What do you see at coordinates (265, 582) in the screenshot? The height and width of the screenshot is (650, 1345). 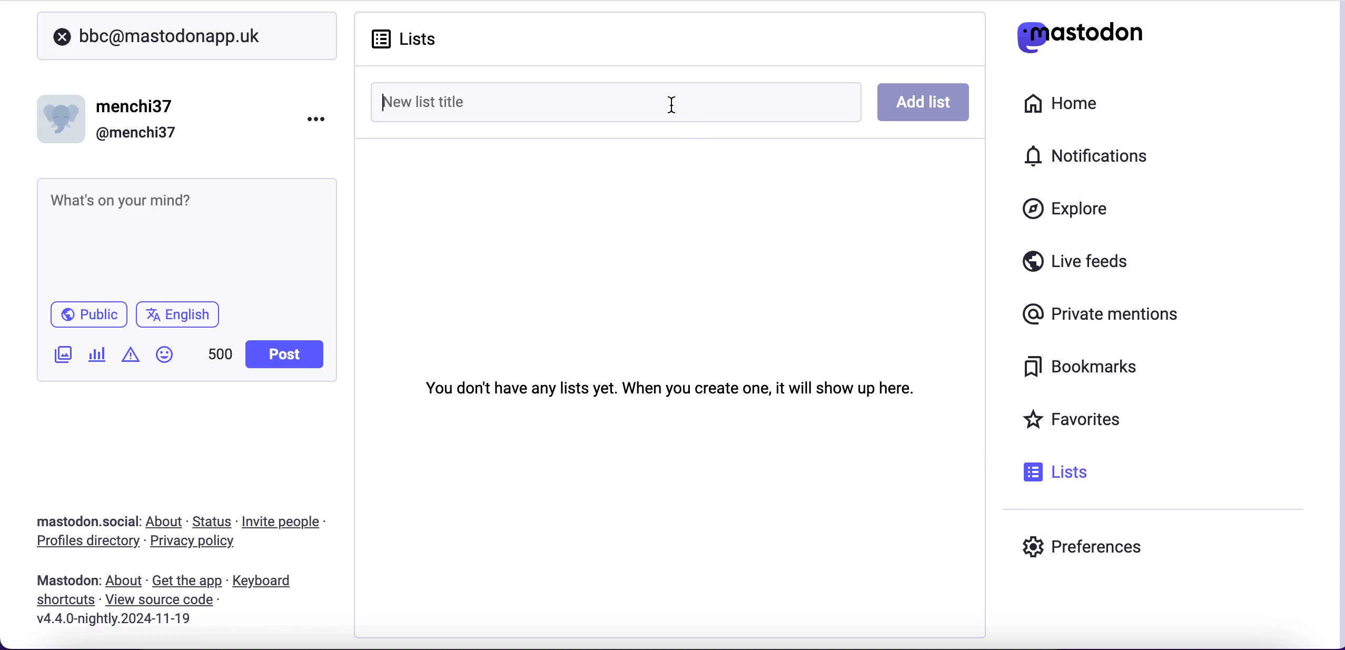 I see `keyboard` at bounding box center [265, 582].